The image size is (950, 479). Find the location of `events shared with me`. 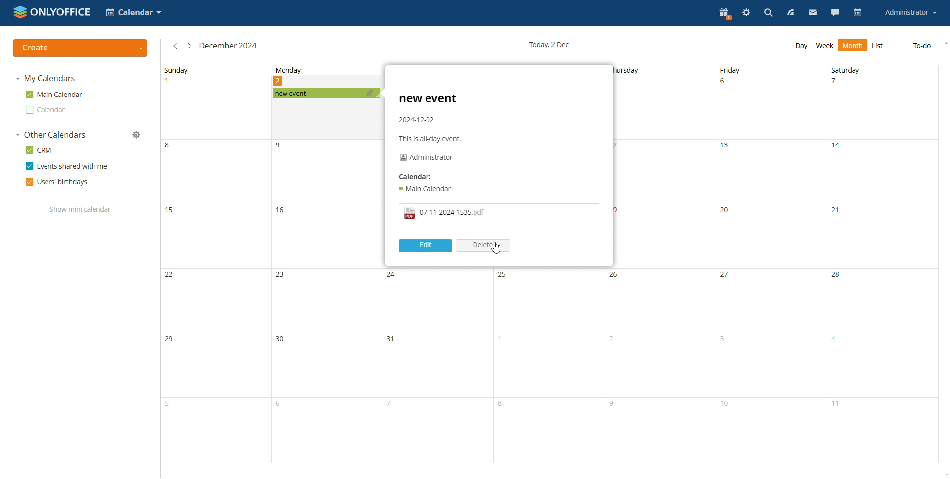

events shared with me is located at coordinates (67, 166).